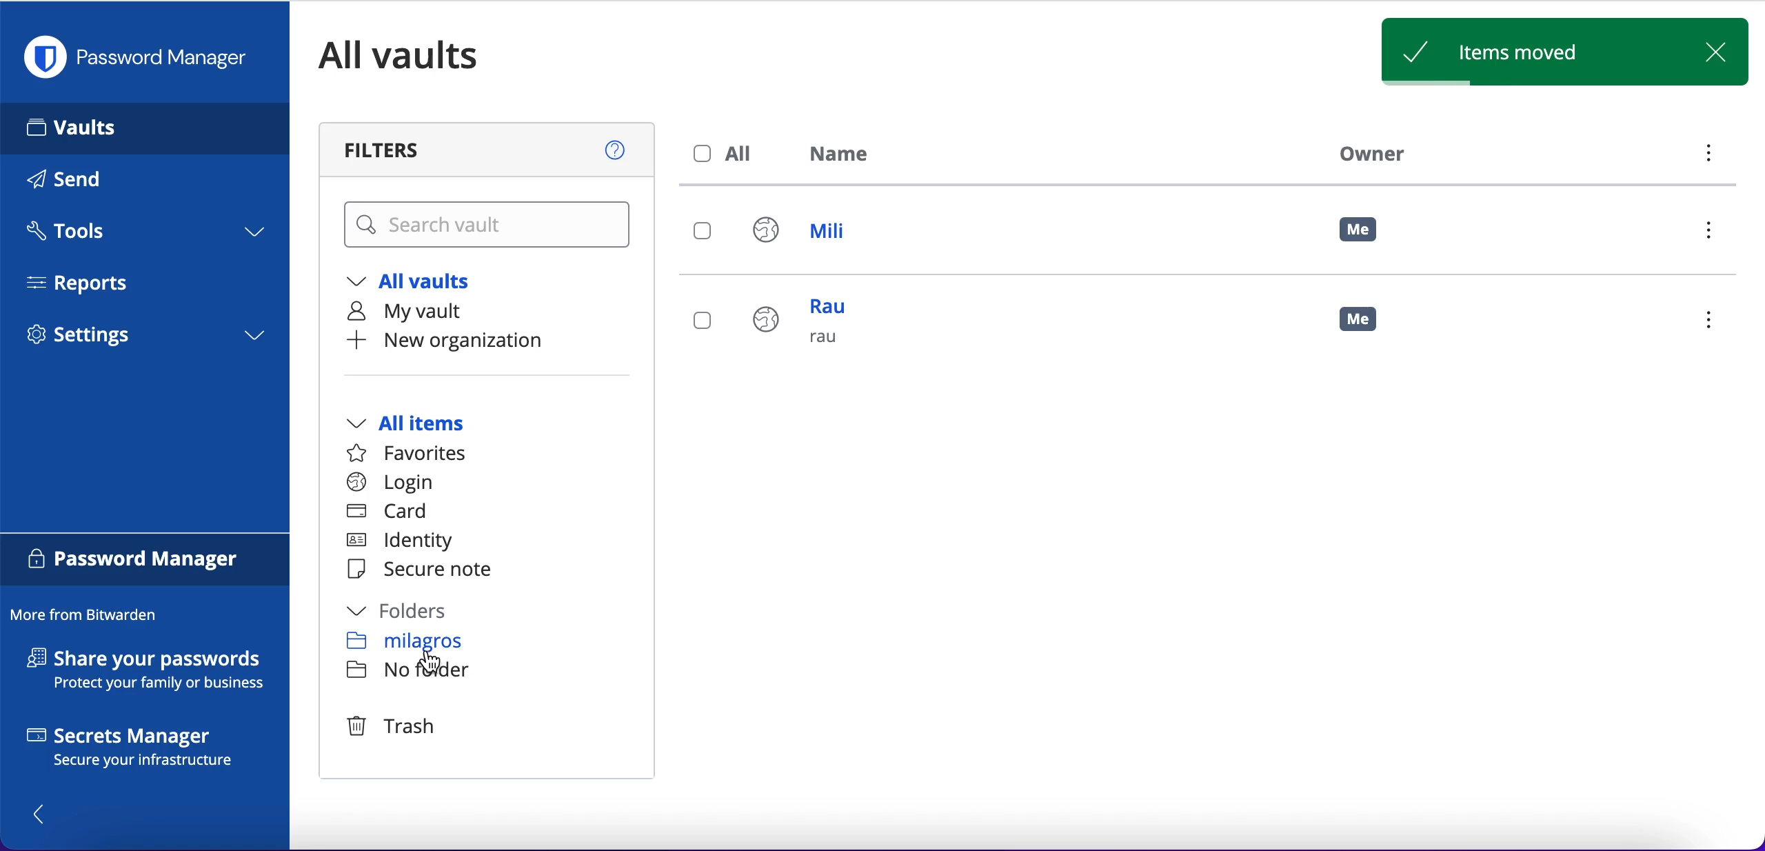 The height and width of the screenshot is (851, 1765). What do you see at coordinates (1368, 153) in the screenshot?
I see `owner` at bounding box center [1368, 153].